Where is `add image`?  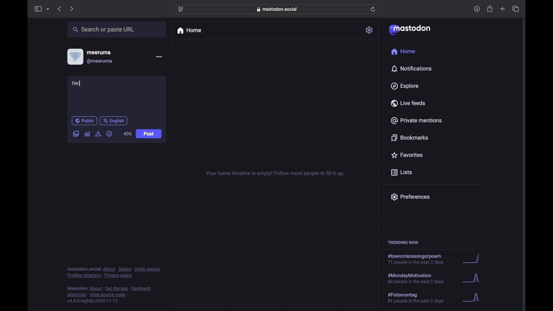
add image is located at coordinates (76, 134).